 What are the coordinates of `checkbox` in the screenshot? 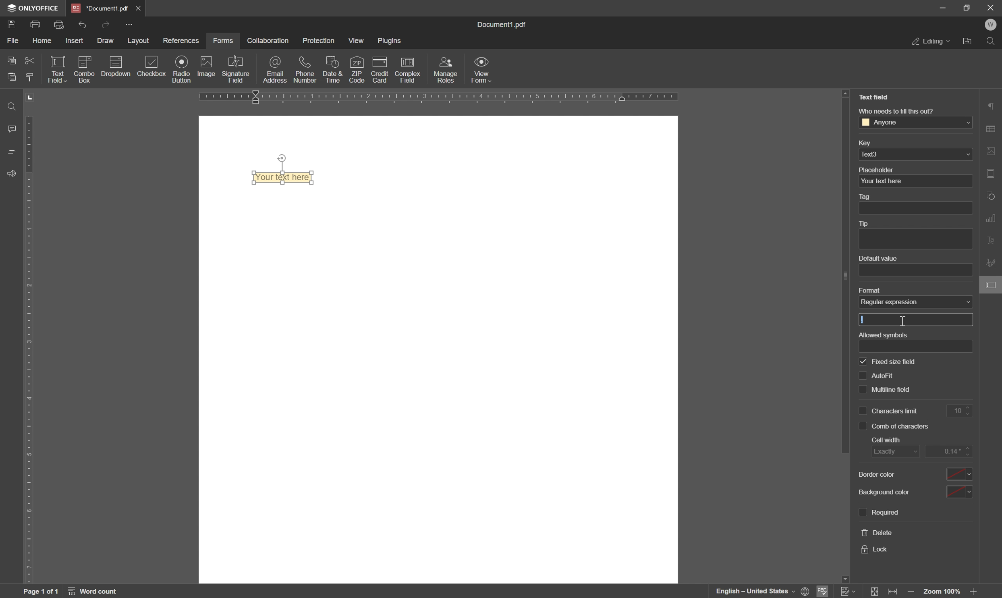 It's located at (152, 66).